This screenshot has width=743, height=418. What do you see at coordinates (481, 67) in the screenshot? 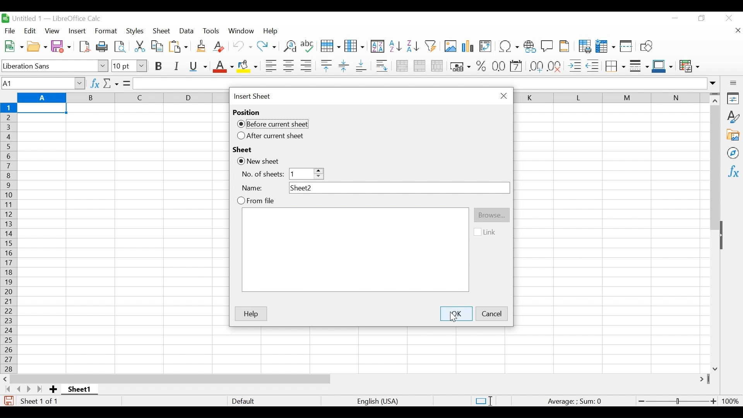
I see `Format Percent` at bounding box center [481, 67].